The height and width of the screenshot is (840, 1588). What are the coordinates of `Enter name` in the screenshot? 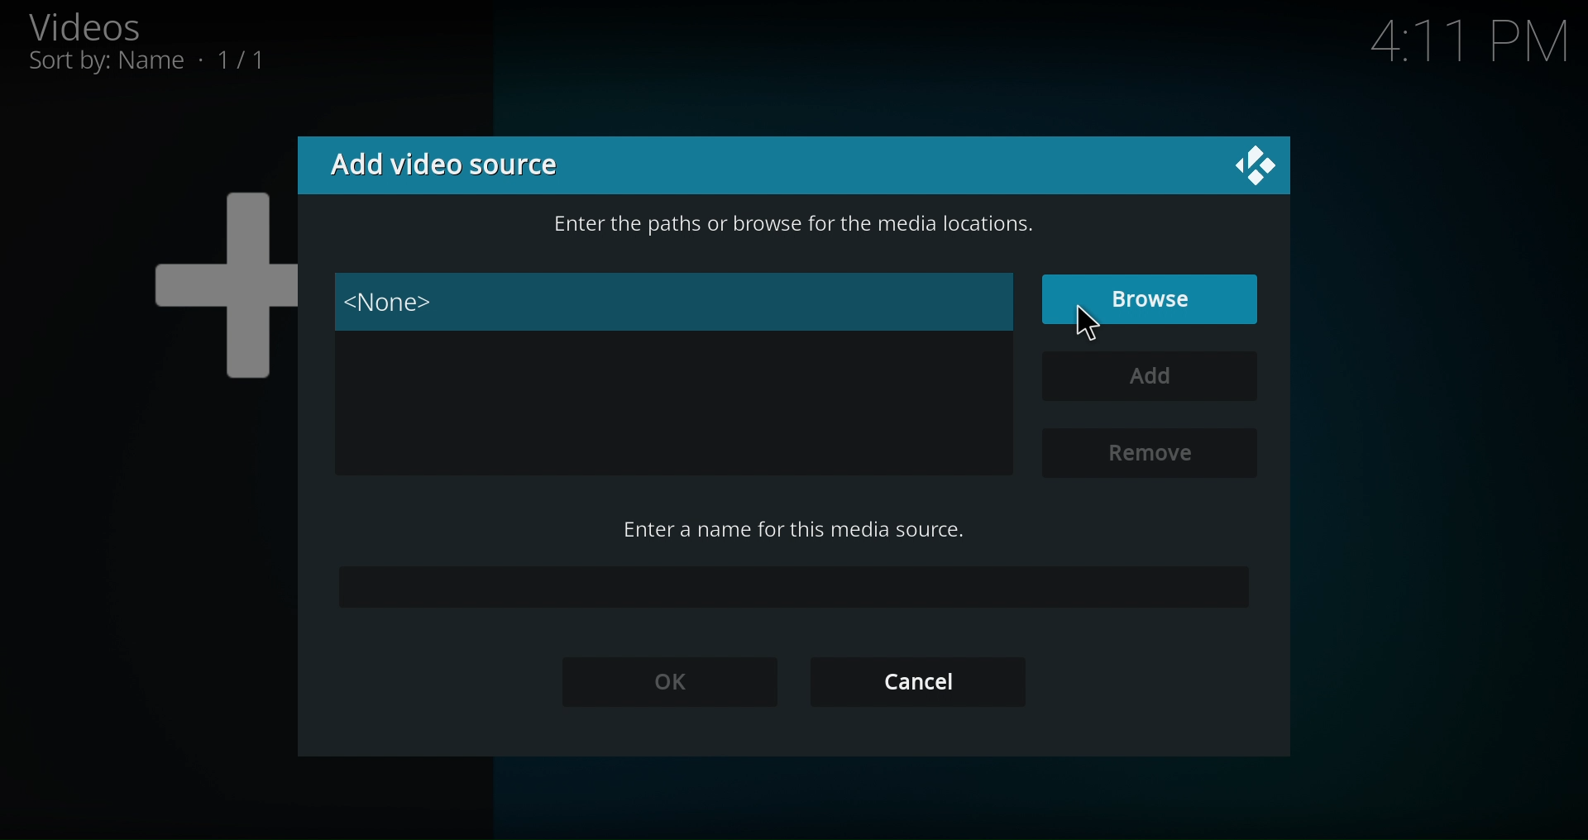 It's located at (791, 586).